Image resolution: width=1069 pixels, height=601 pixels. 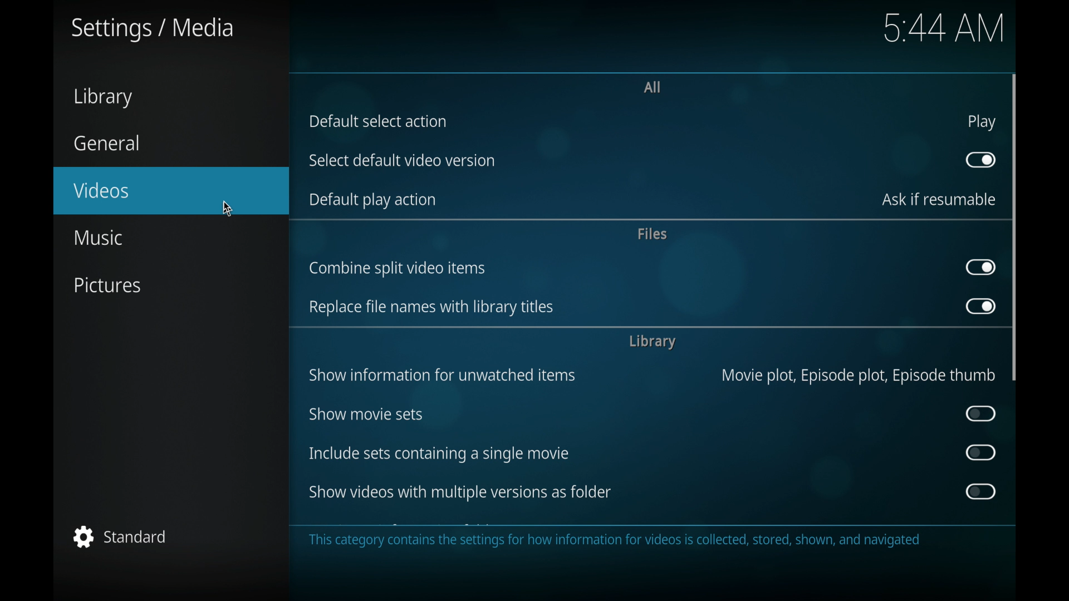 I want to click on standard, so click(x=120, y=536).